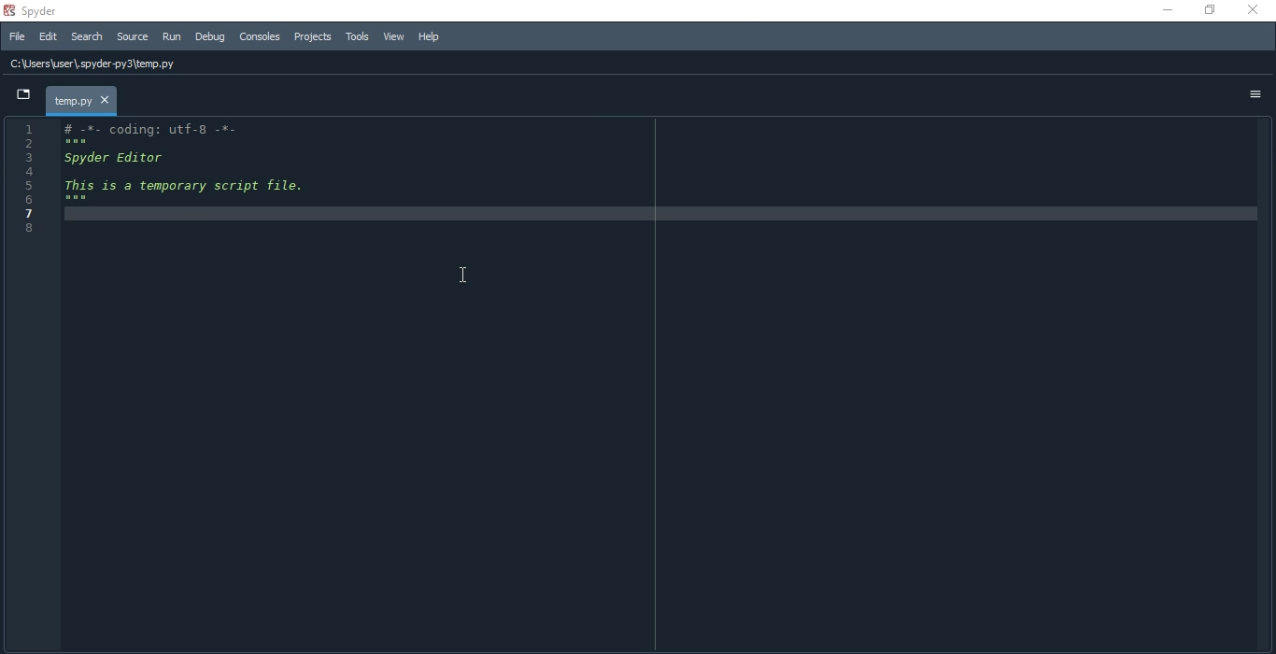  Describe the element at coordinates (209, 36) in the screenshot. I see `Debug` at that location.